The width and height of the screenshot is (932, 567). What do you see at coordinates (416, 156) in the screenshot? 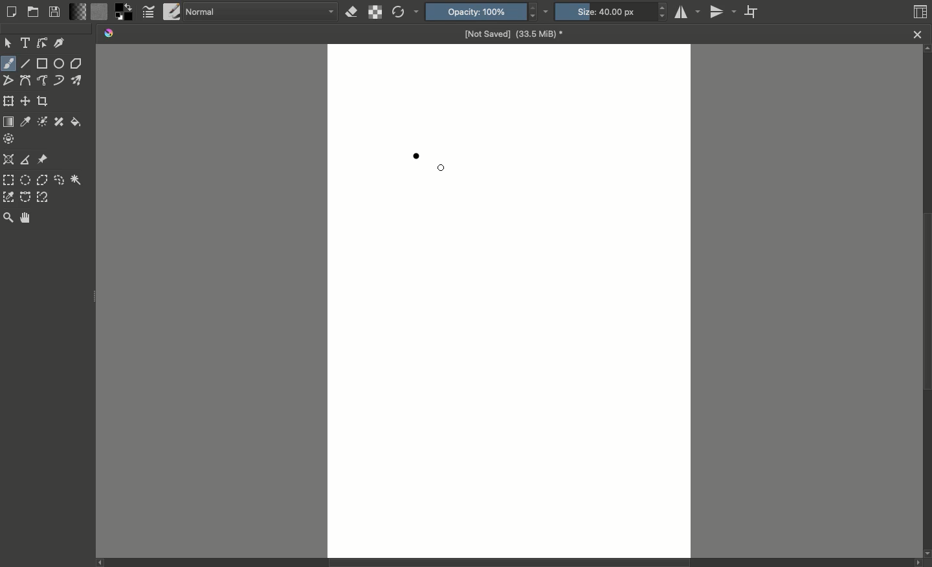
I see `Brushstroke ` at bounding box center [416, 156].